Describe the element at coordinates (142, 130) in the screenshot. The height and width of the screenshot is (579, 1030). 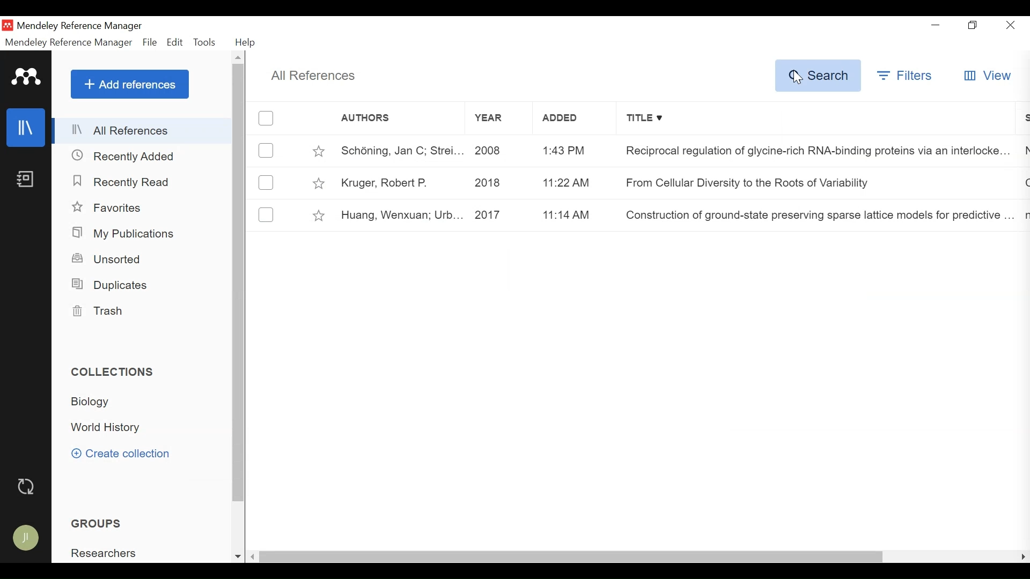
I see `All References` at that location.